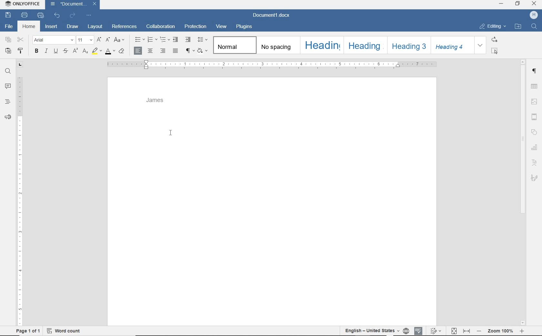 This screenshot has width=542, height=336. I want to click on set documentlanguage, so click(406, 331).